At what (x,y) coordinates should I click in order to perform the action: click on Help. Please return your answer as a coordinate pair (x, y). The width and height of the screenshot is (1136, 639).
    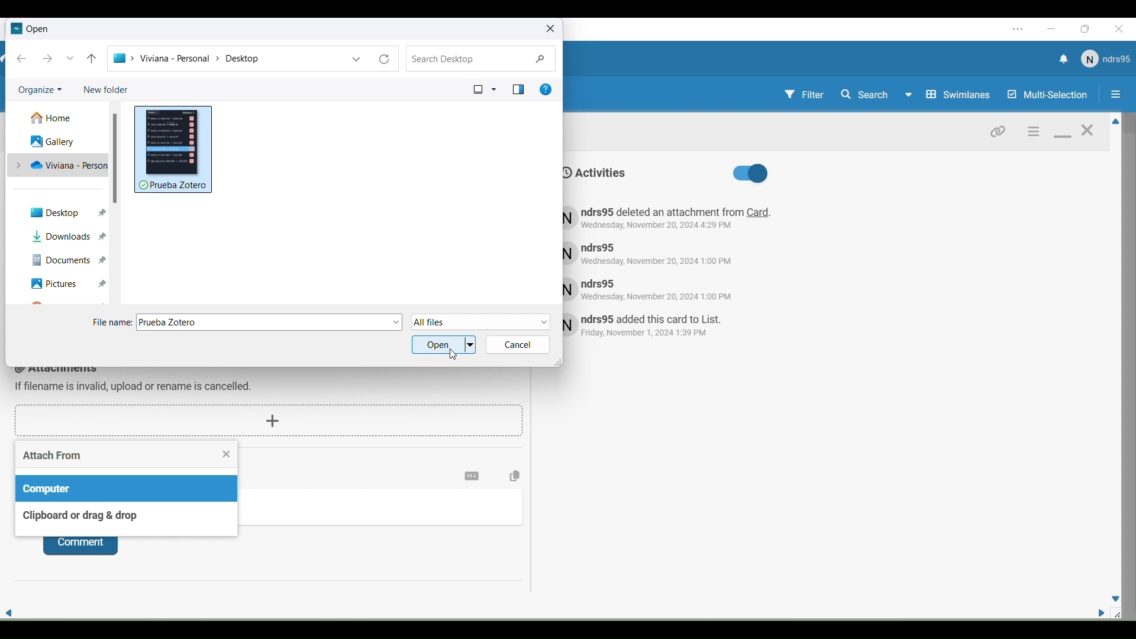
    Looking at the image, I should click on (545, 89).